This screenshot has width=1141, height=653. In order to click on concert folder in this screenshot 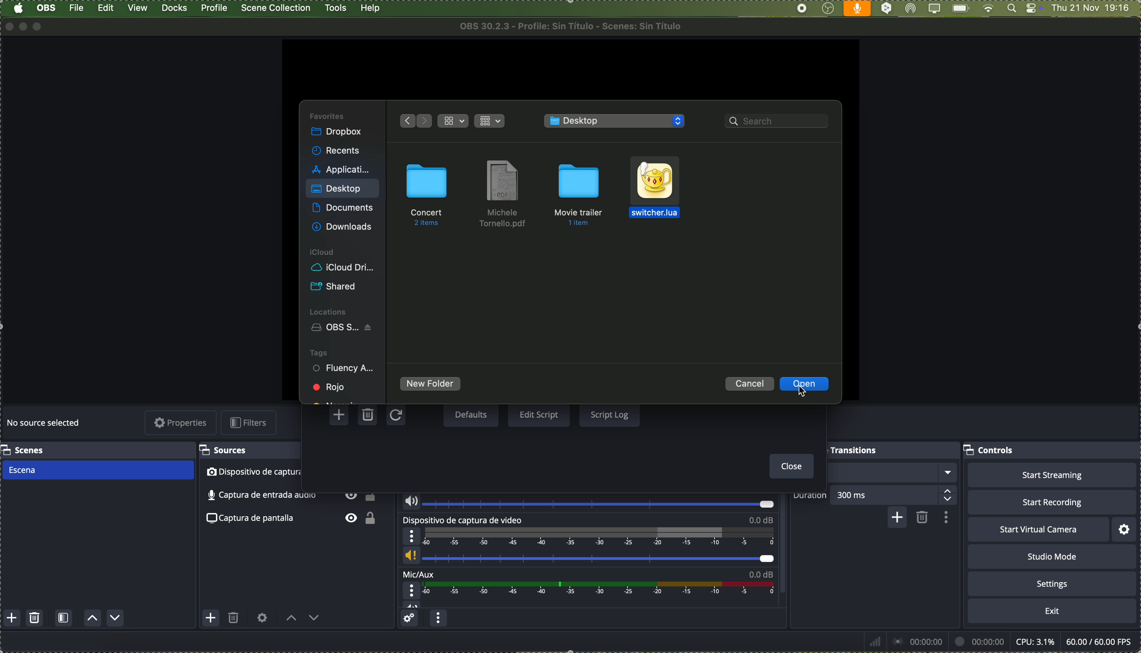, I will do `click(427, 194)`.